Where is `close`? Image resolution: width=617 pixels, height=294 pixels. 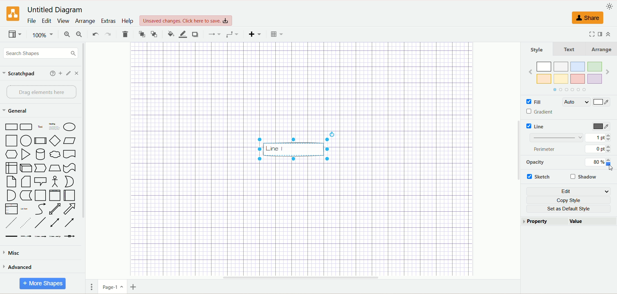 close is located at coordinates (77, 73).